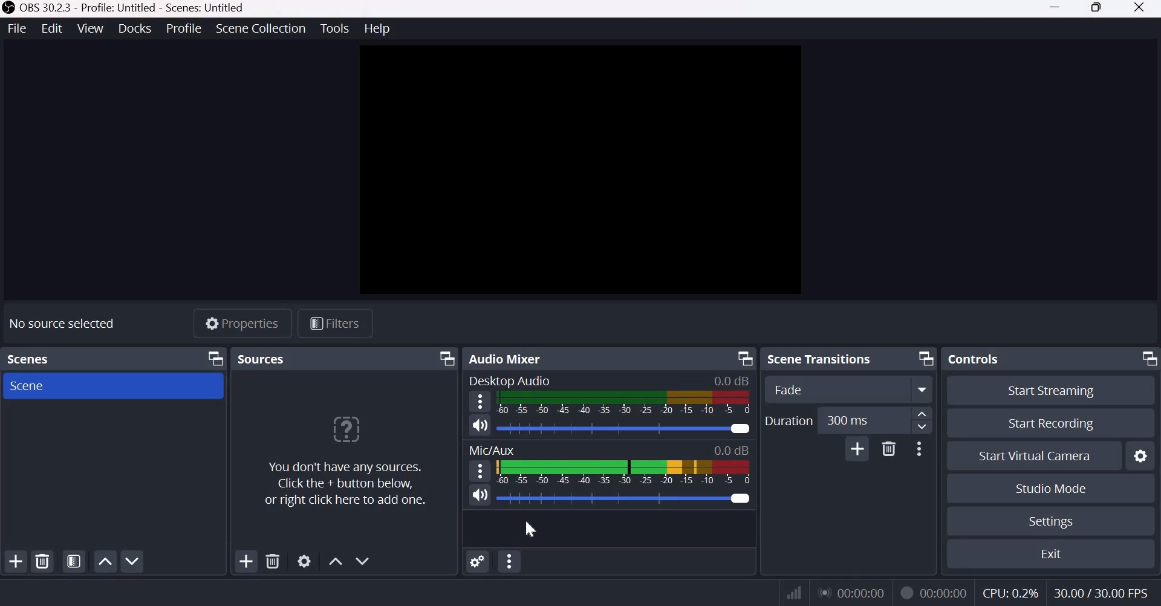  I want to click on Audio Level Indicator, so click(731, 449).